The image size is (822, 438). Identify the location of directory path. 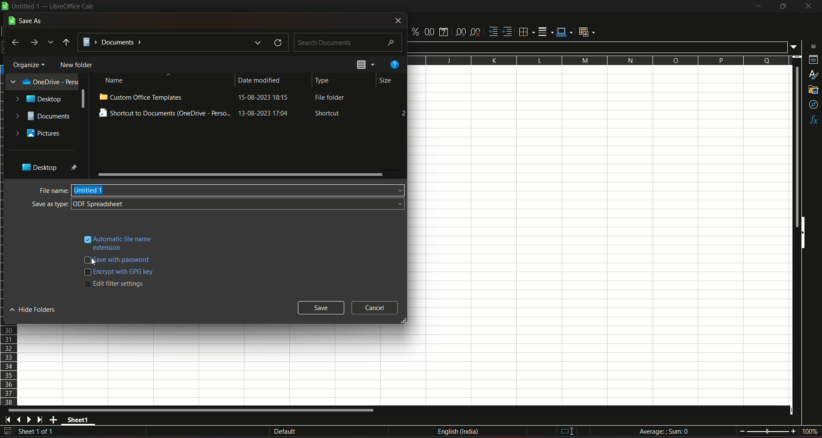
(66, 42).